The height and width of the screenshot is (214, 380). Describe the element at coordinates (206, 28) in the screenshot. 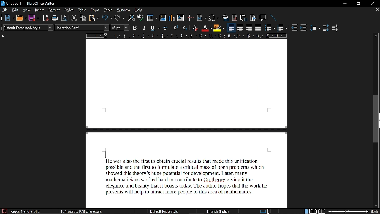

I see `Underline` at that location.